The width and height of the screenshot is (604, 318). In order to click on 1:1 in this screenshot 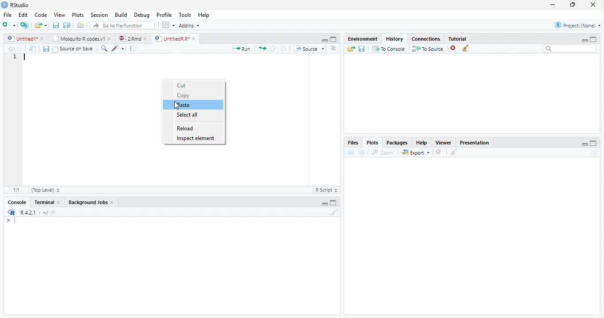, I will do `click(15, 190)`.